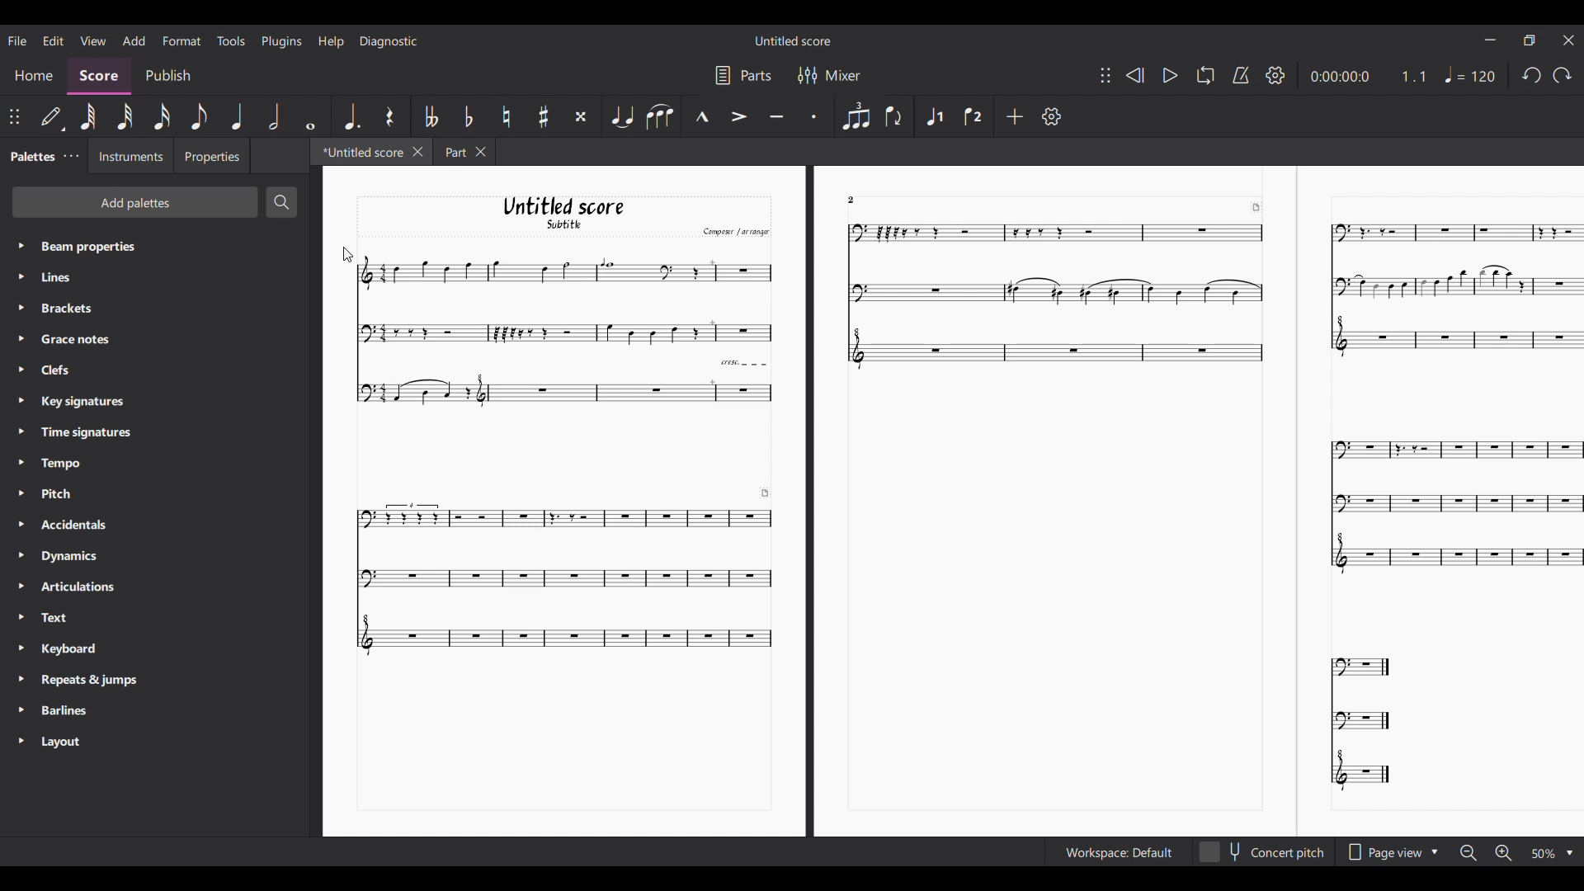  What do you see at coordinates (843, 75) in the screenshot?
I see `Mixer settings` at bounding box center [843, 75].